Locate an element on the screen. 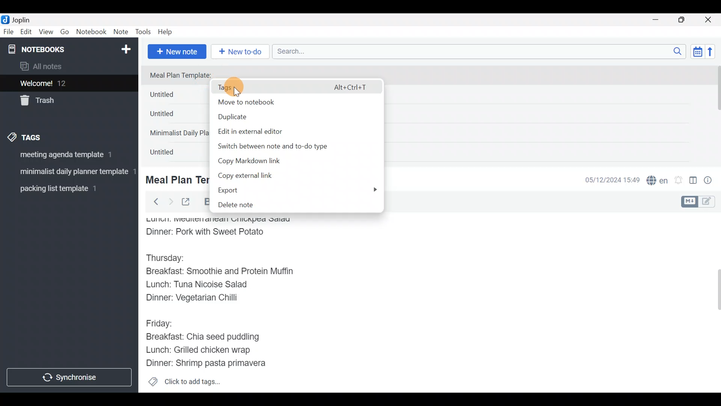 This screenshot has width=721, height=406. Toggle sort order is located at coordinates (697, 52).